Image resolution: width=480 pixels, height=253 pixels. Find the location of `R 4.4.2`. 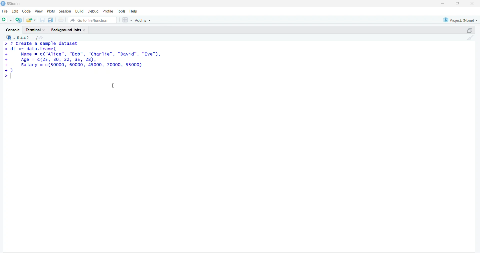

R 4.4.2 is located at coordinates (20, 37).